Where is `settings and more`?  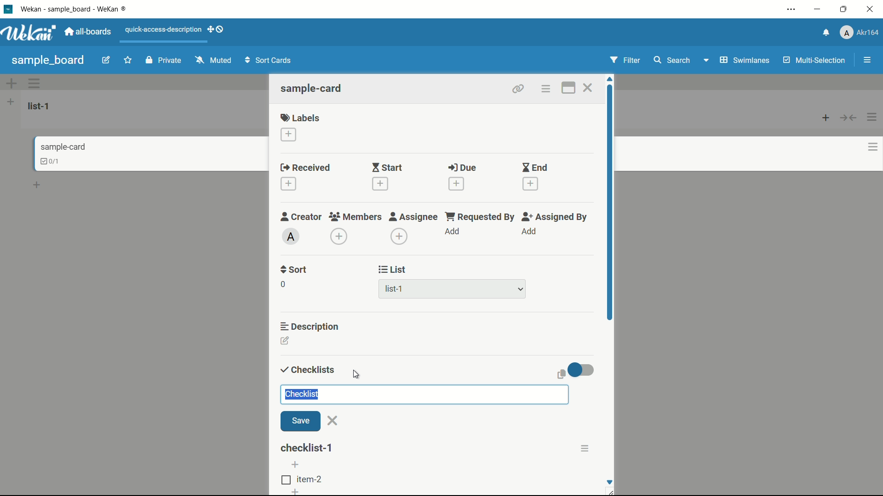 settings and more is located at coordinates (792, 10).